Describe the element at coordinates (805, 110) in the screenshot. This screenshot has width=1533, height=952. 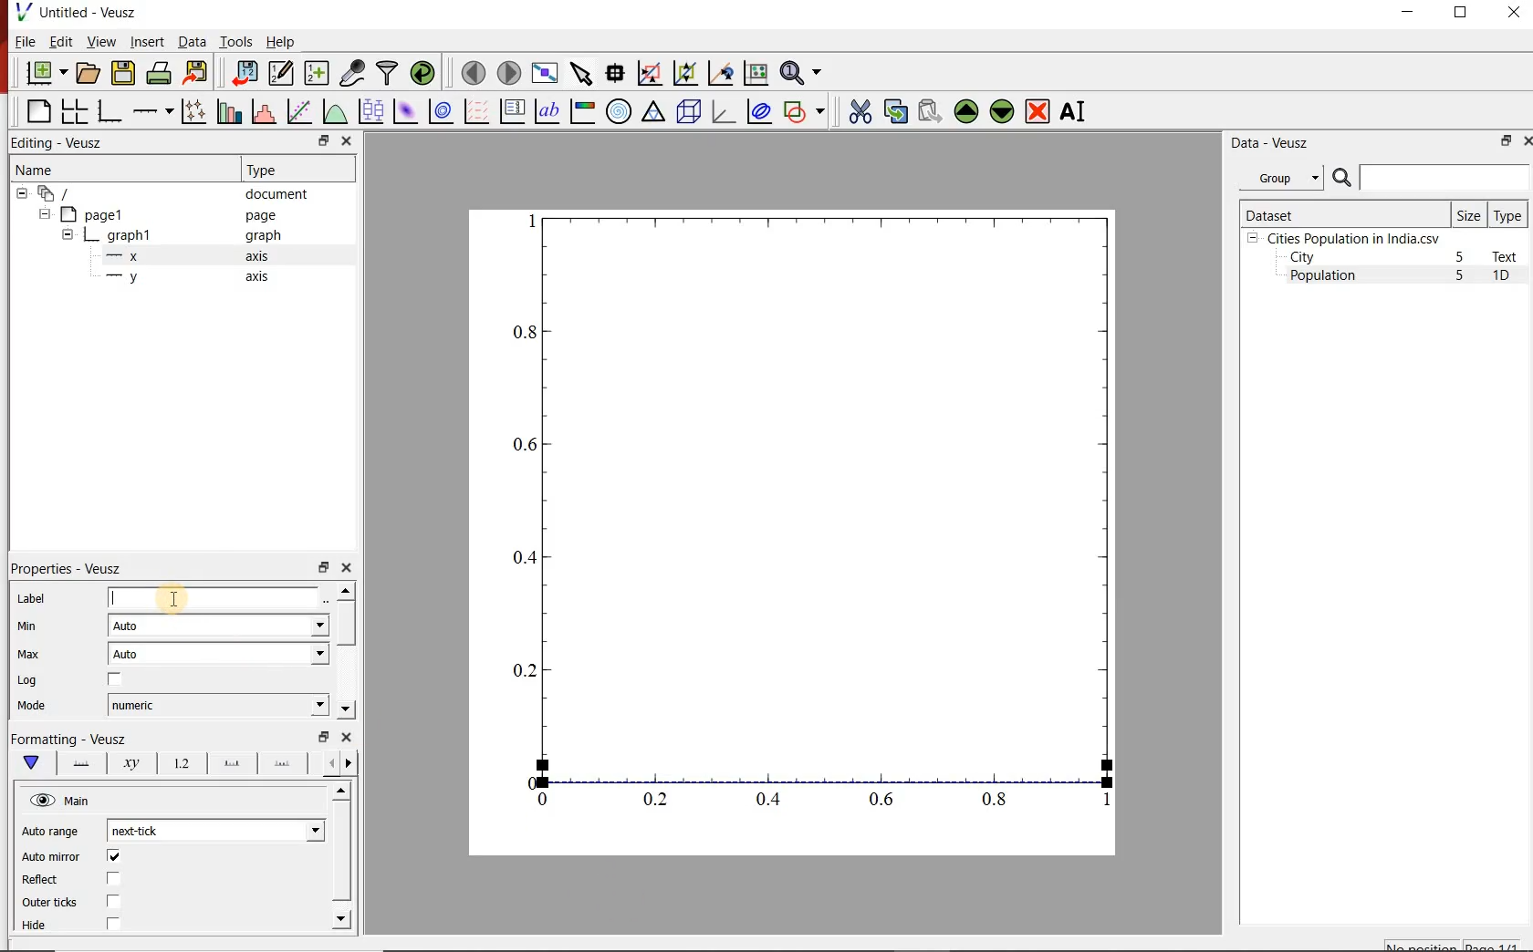
I see `add a shape to the plot` at that location.